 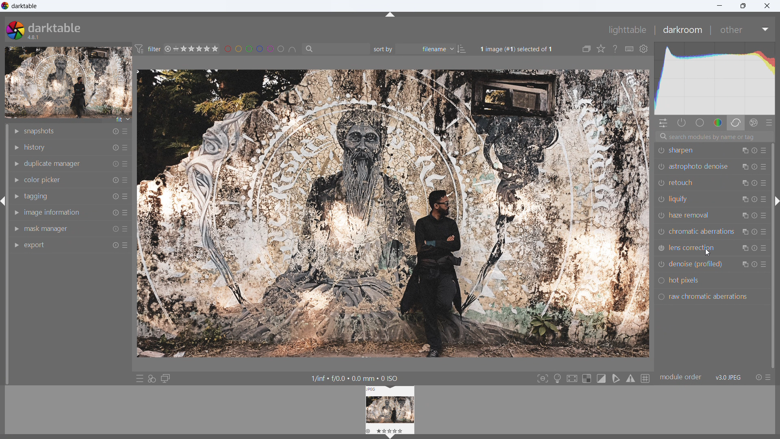 What do you see at coordinates (754, 123) in the screenshot?
I see `effect` at bounding box center [754, 123].